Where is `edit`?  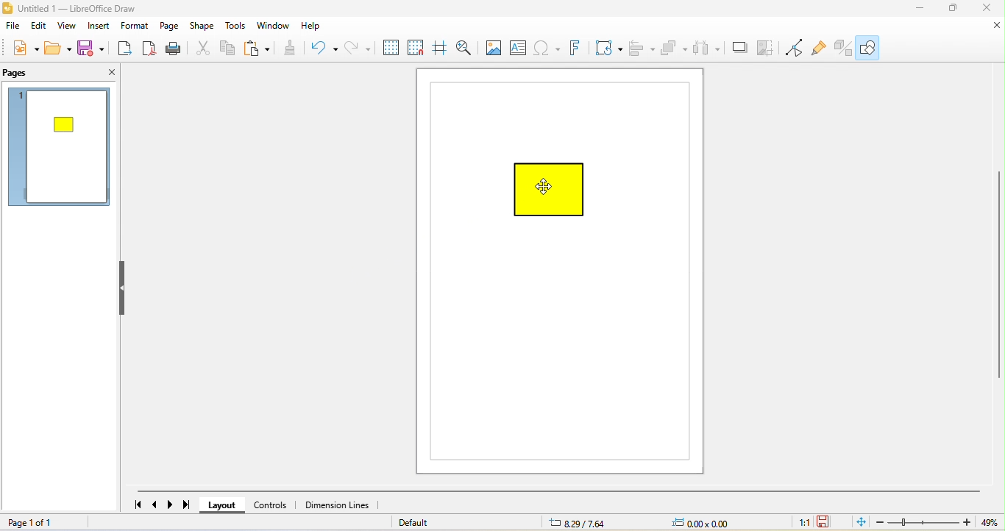
edit is located at coordinates (40, 26).